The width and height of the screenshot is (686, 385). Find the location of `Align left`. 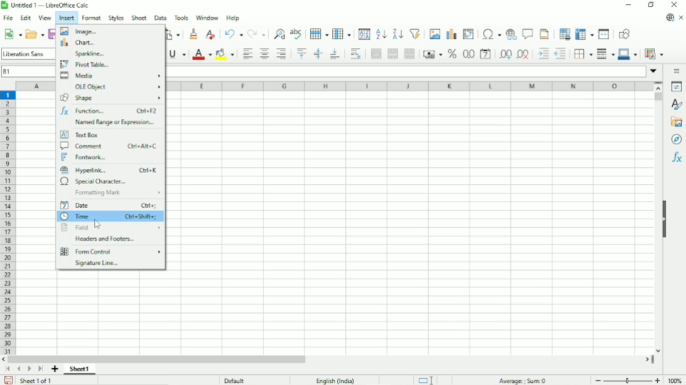

Align left is located at coordinates (246, 54).